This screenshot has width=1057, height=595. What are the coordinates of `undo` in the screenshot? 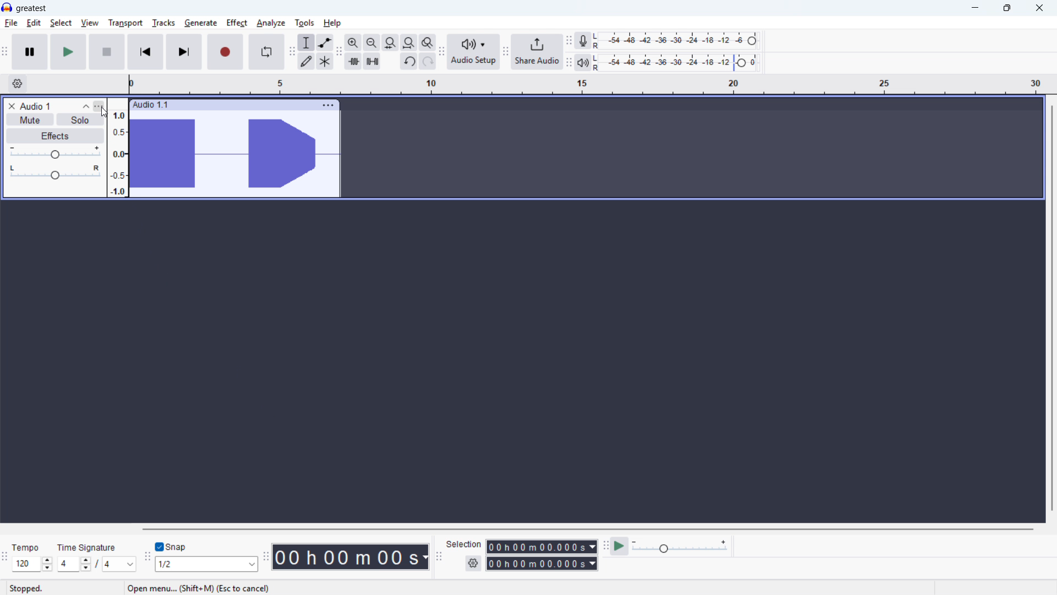 It's located at (409, 62).